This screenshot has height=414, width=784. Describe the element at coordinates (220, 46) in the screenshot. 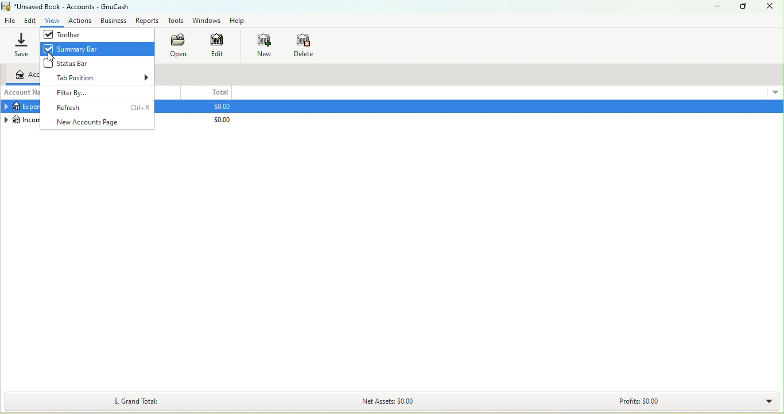

I see `Edit` at that location.